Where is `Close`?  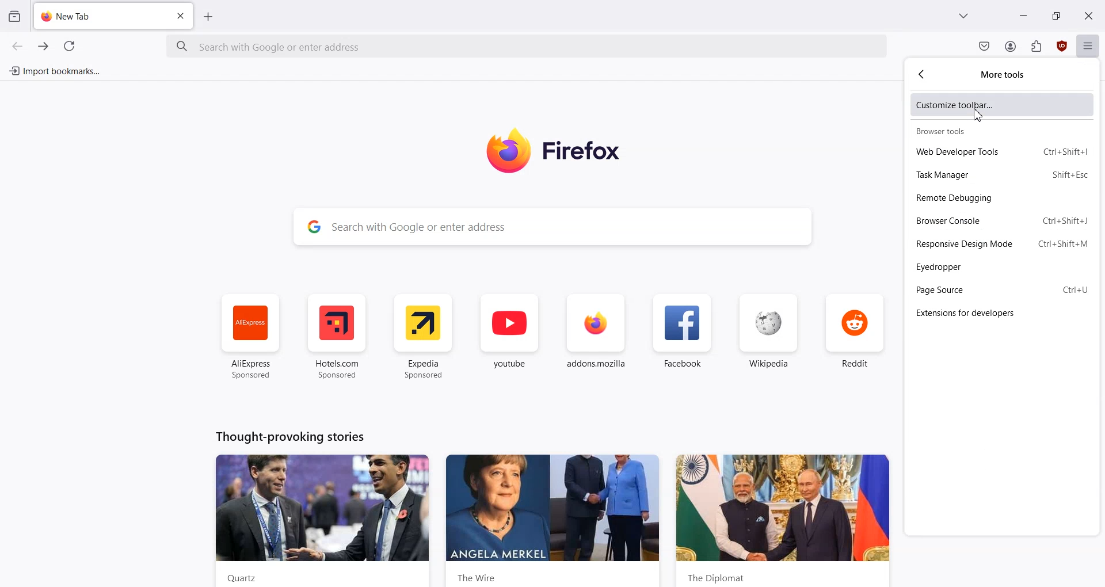 Close is located at coordinates (1088, 15).